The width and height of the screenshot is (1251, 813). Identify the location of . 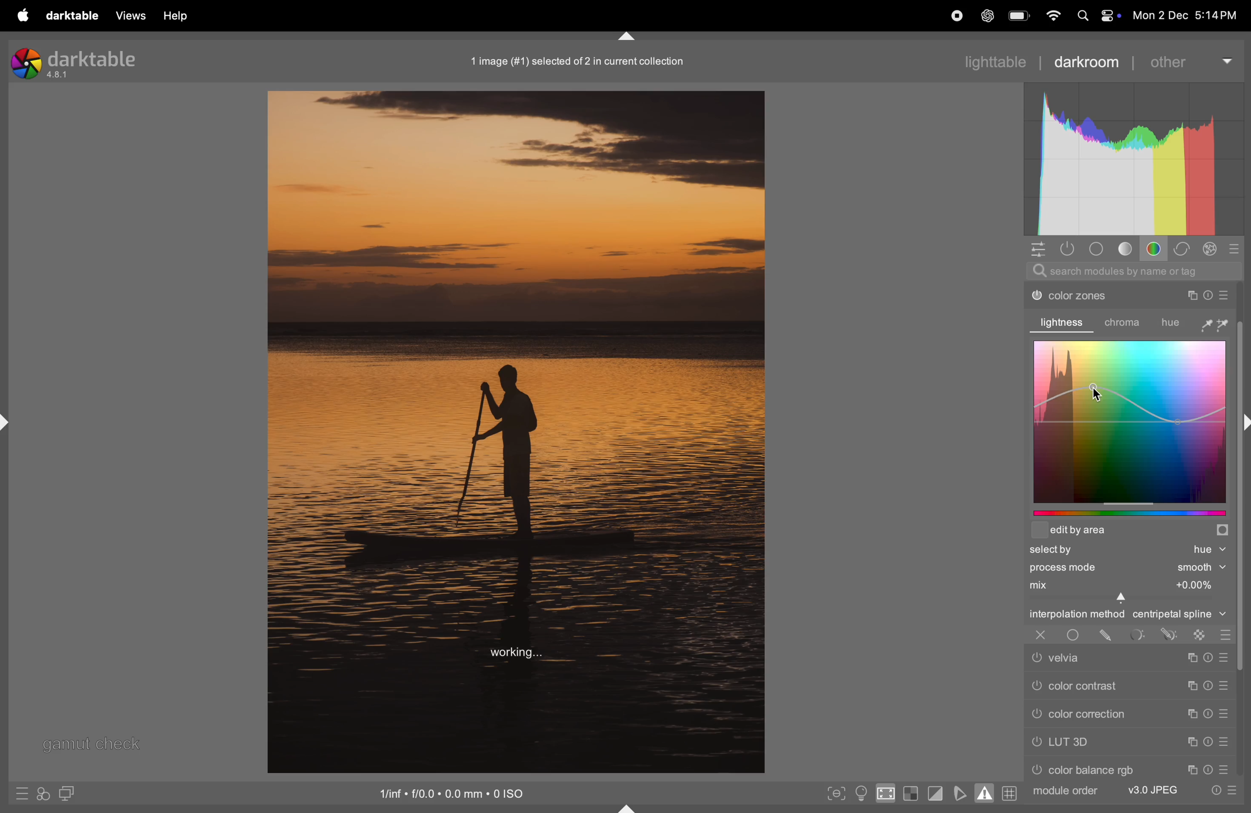
(1183, 249).